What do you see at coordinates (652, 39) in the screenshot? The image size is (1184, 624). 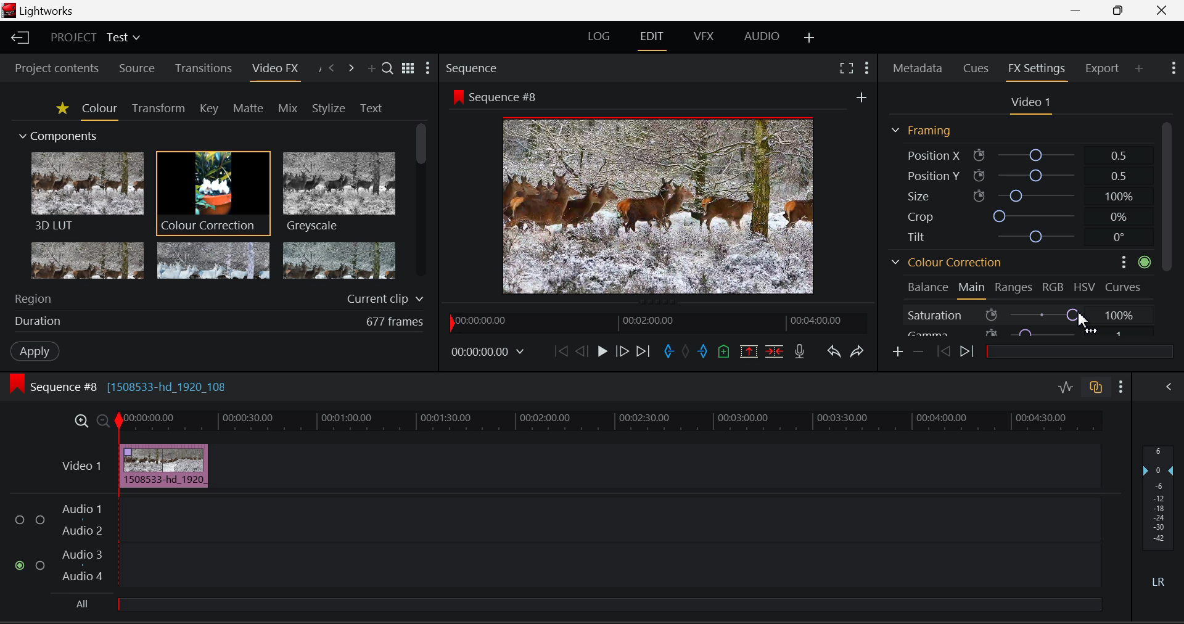 I see `EDIT Layout Open` at bounding box center [652, 39].